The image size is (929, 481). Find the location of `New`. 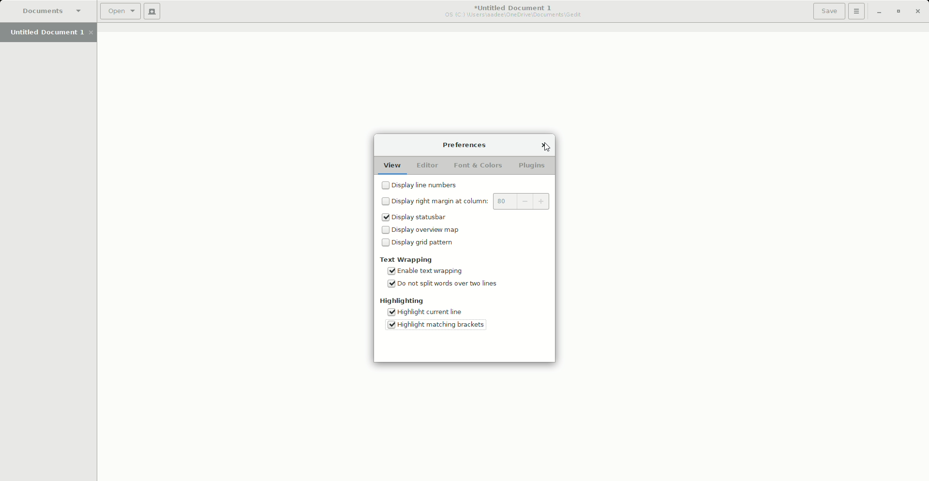

New is located at coordinates (152, 13).